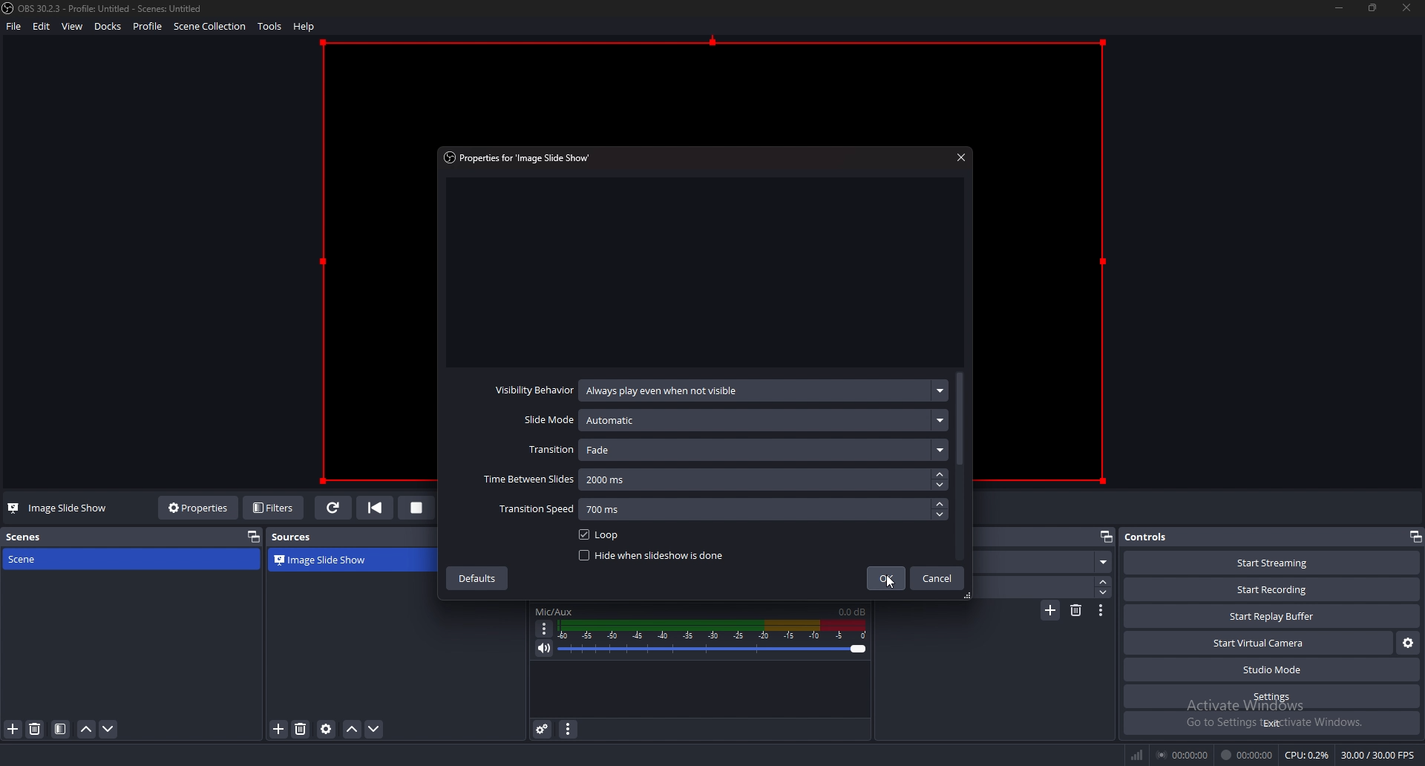 This screenshot has height=766, width=1425. Describe the element at coordinates (333, 559) in the screenshot. I see `image slideshow` at that location.